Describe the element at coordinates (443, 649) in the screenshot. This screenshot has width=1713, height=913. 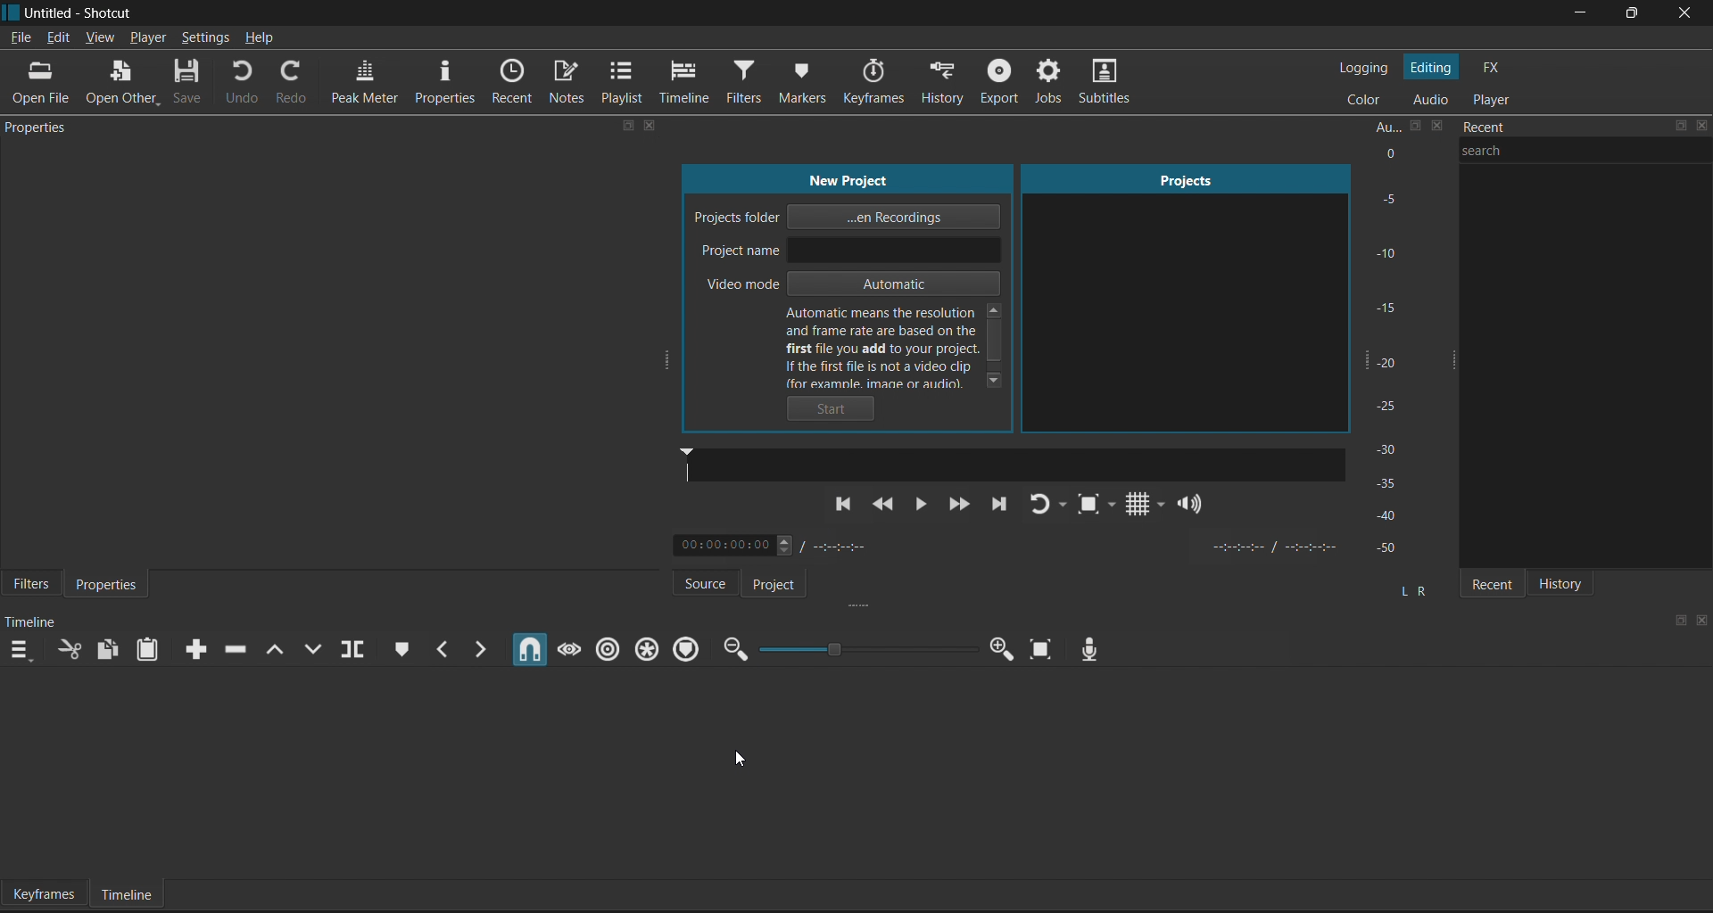
I see `Previous marker` at that location.